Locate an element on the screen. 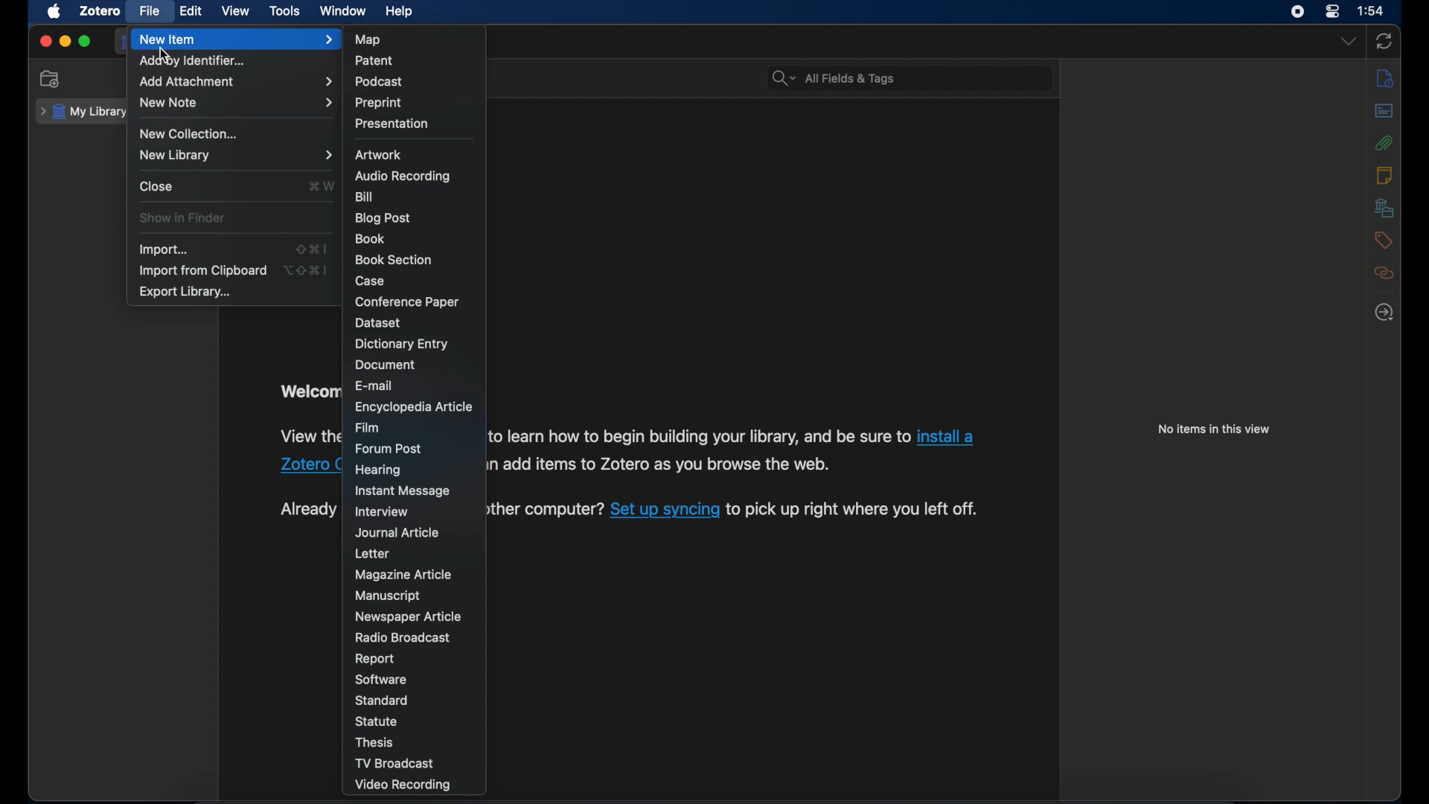 This screenshot has height=804, width=1429. abstract is located at coordinates (1385, 111).